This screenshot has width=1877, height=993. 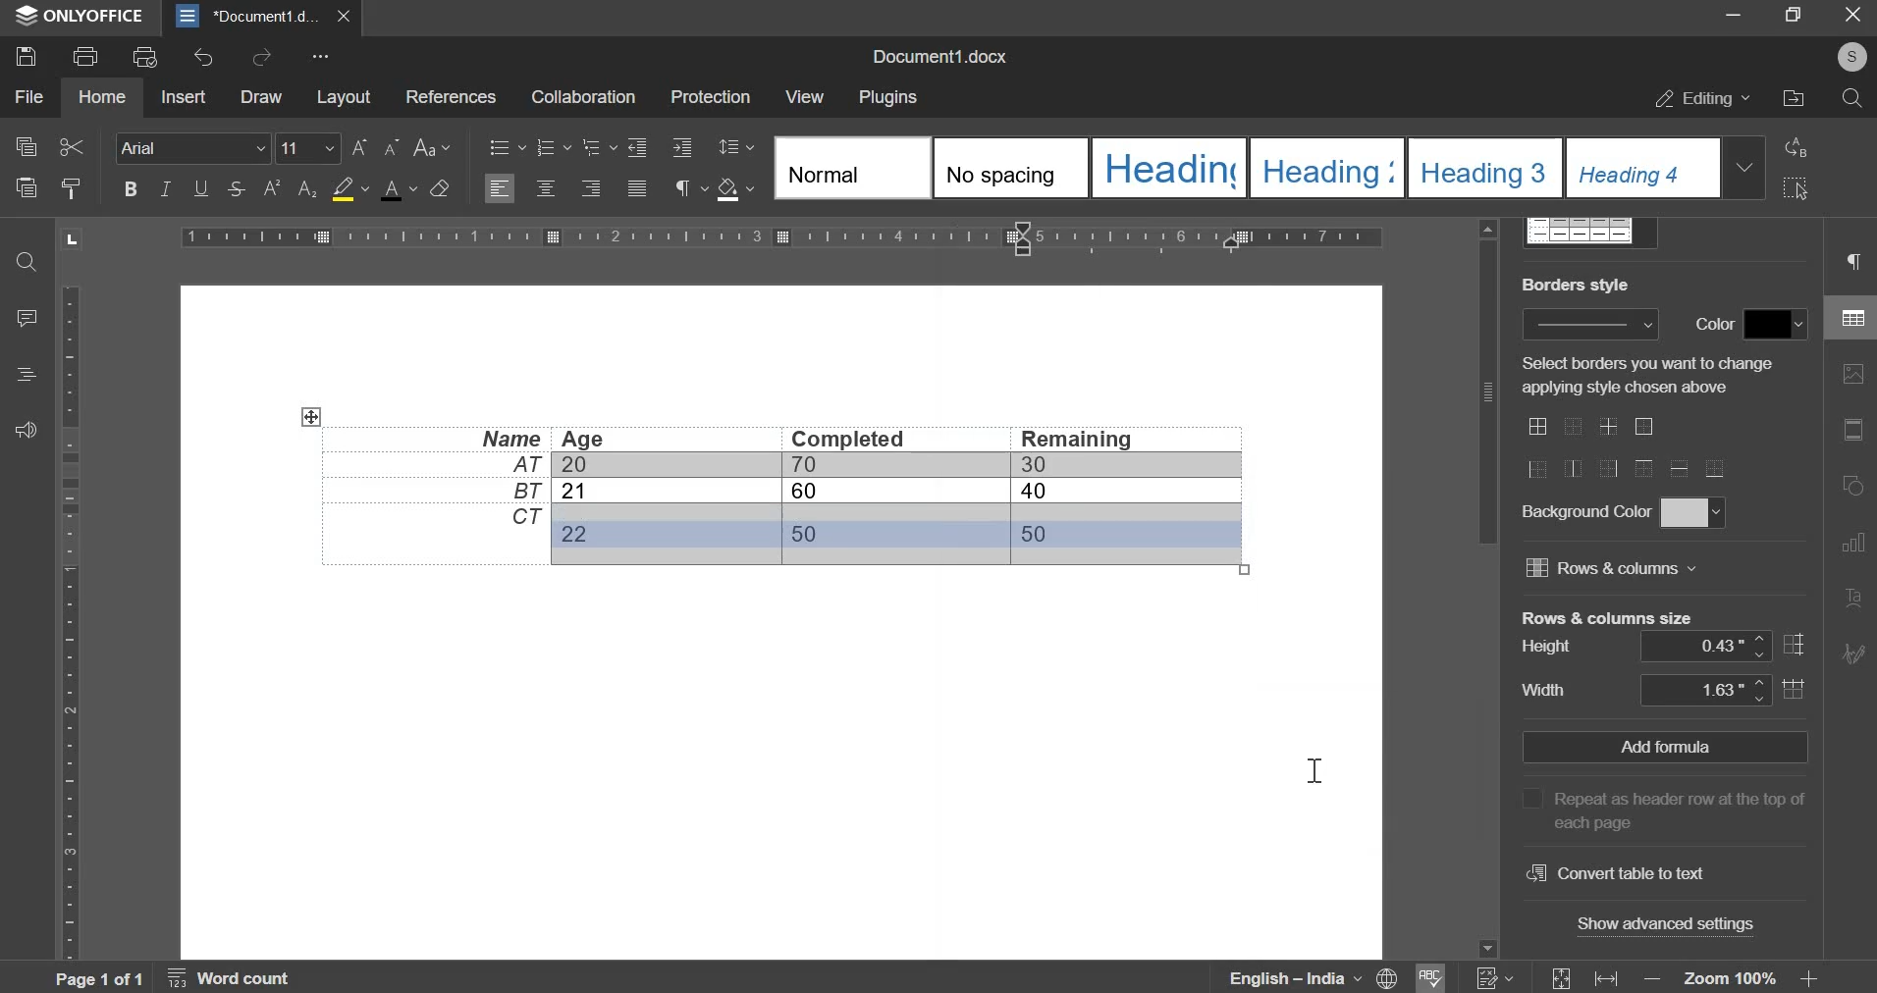 I want to click on left align, so click(x=499, y=189).